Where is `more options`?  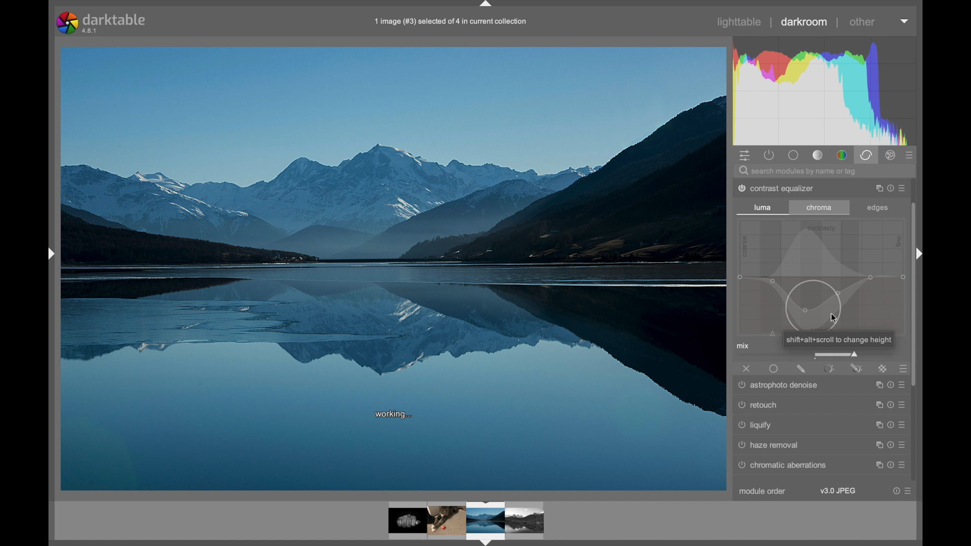
more options is located at coordinates (889, 386).